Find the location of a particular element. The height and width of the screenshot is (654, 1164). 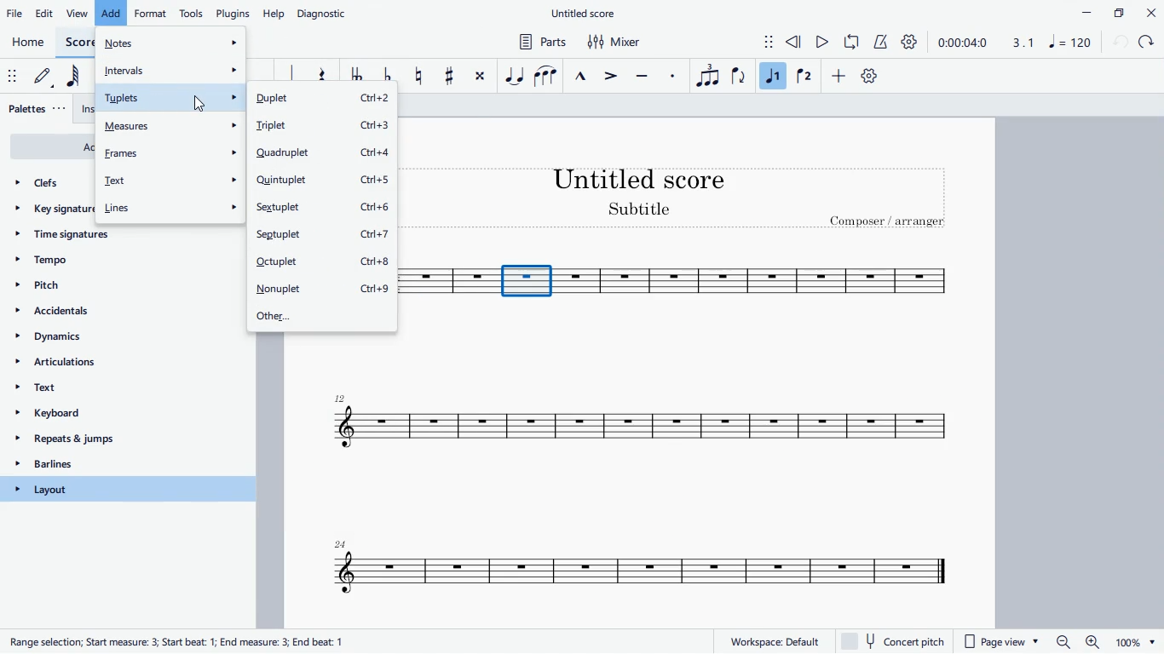

default is located at coordinates (46, 79).